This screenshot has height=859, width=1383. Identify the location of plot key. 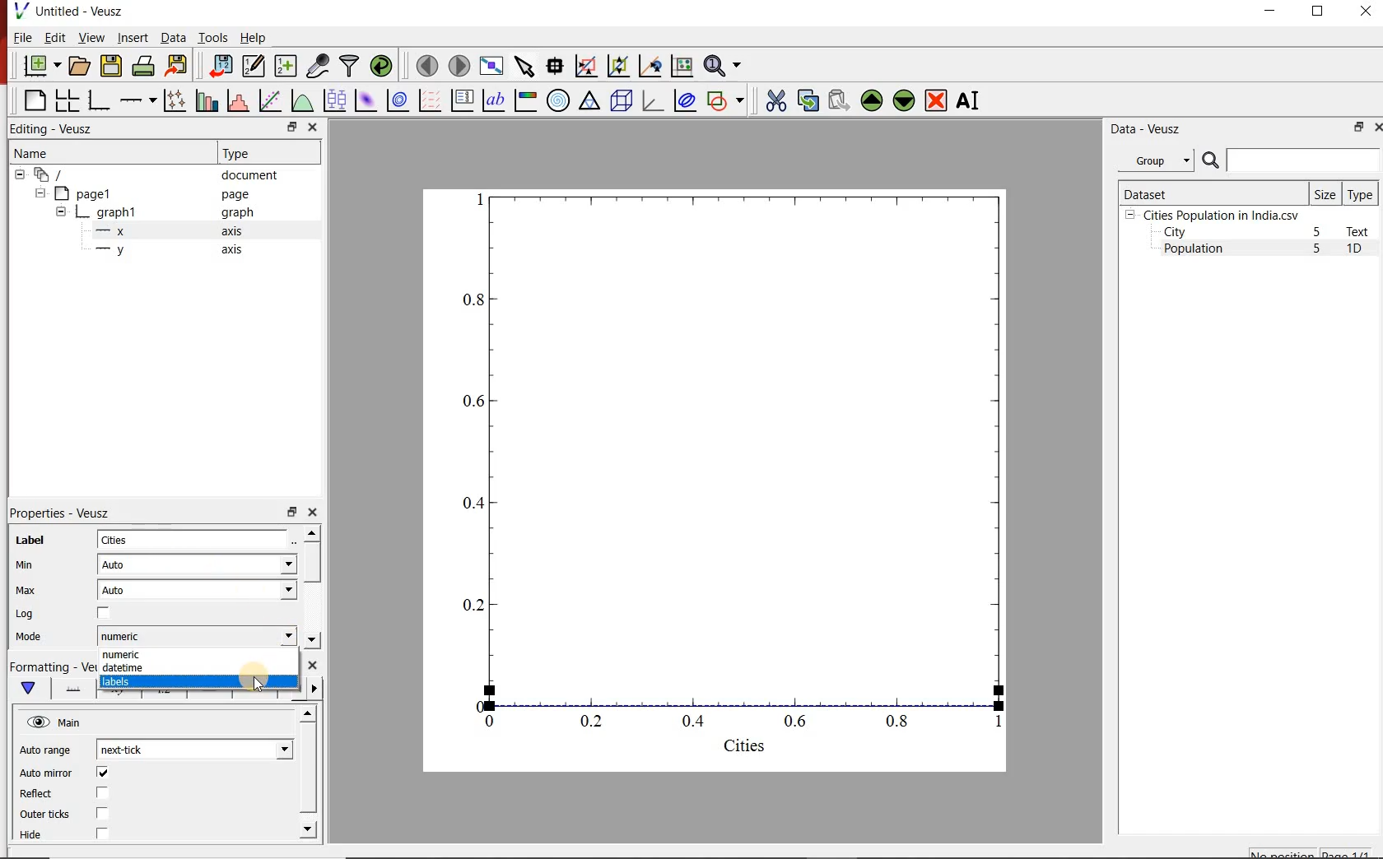
(461, 100).